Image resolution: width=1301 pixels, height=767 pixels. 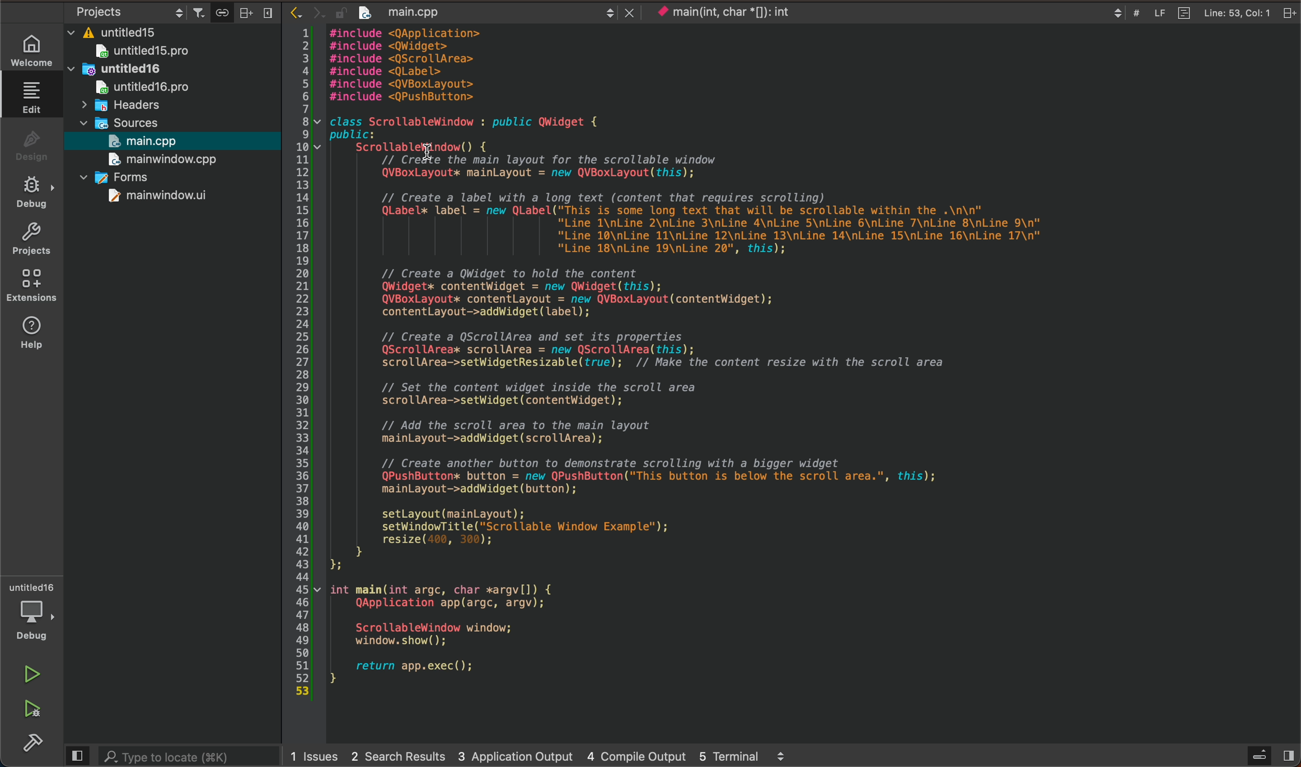 What do you see at coordinates (1260, 755) in the screenshot?
I see `open sidebar` at bounding box center [1260, 755].